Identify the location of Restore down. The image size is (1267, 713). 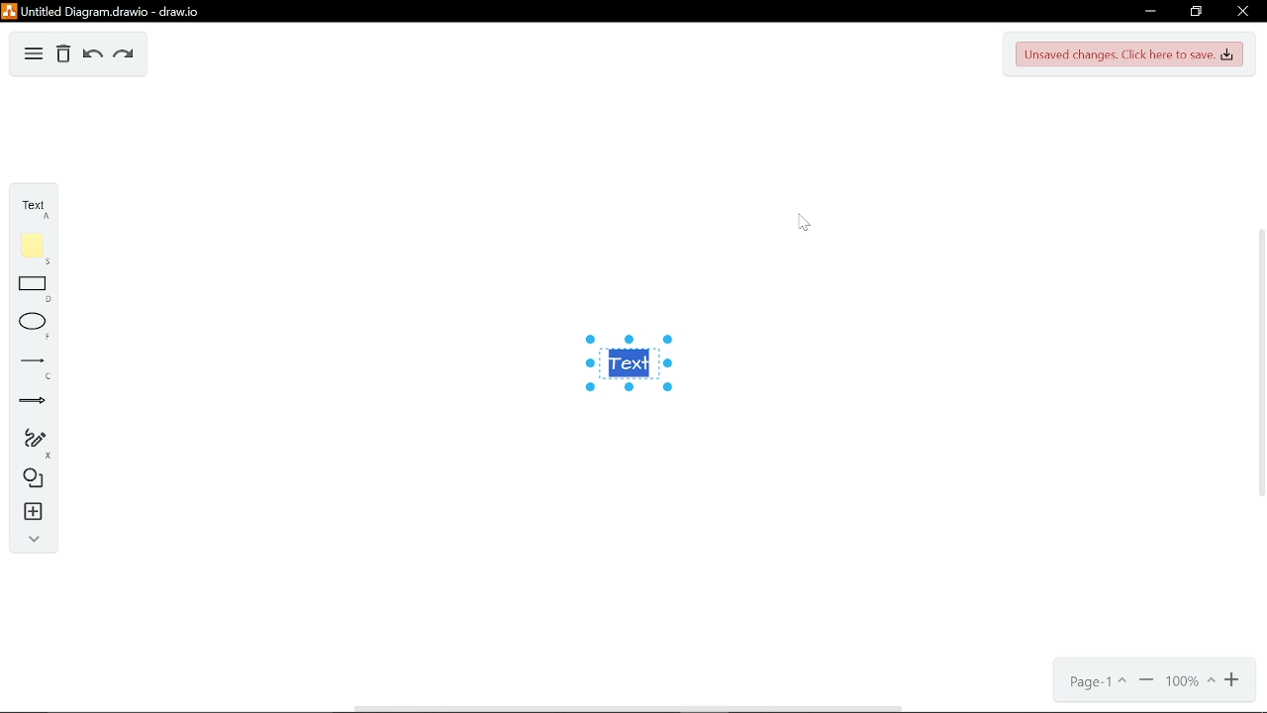
(1196, 13).